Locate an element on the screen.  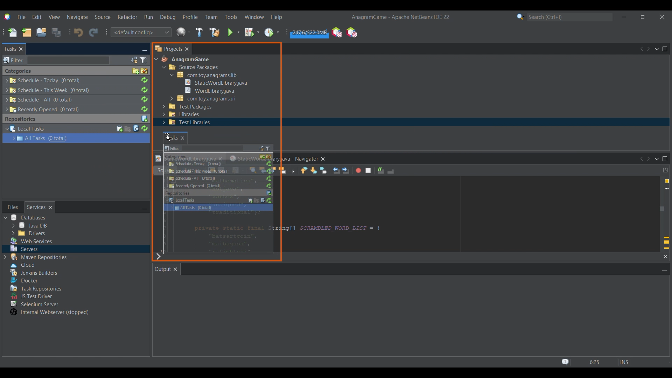
Close is located at coordinates (50, 207).